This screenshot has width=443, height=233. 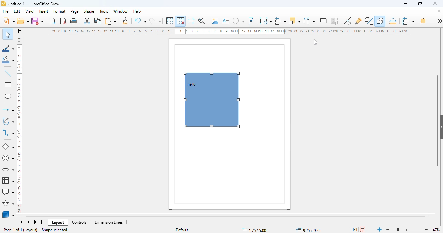 I want to click on maximize, so click(x=420, y=3).